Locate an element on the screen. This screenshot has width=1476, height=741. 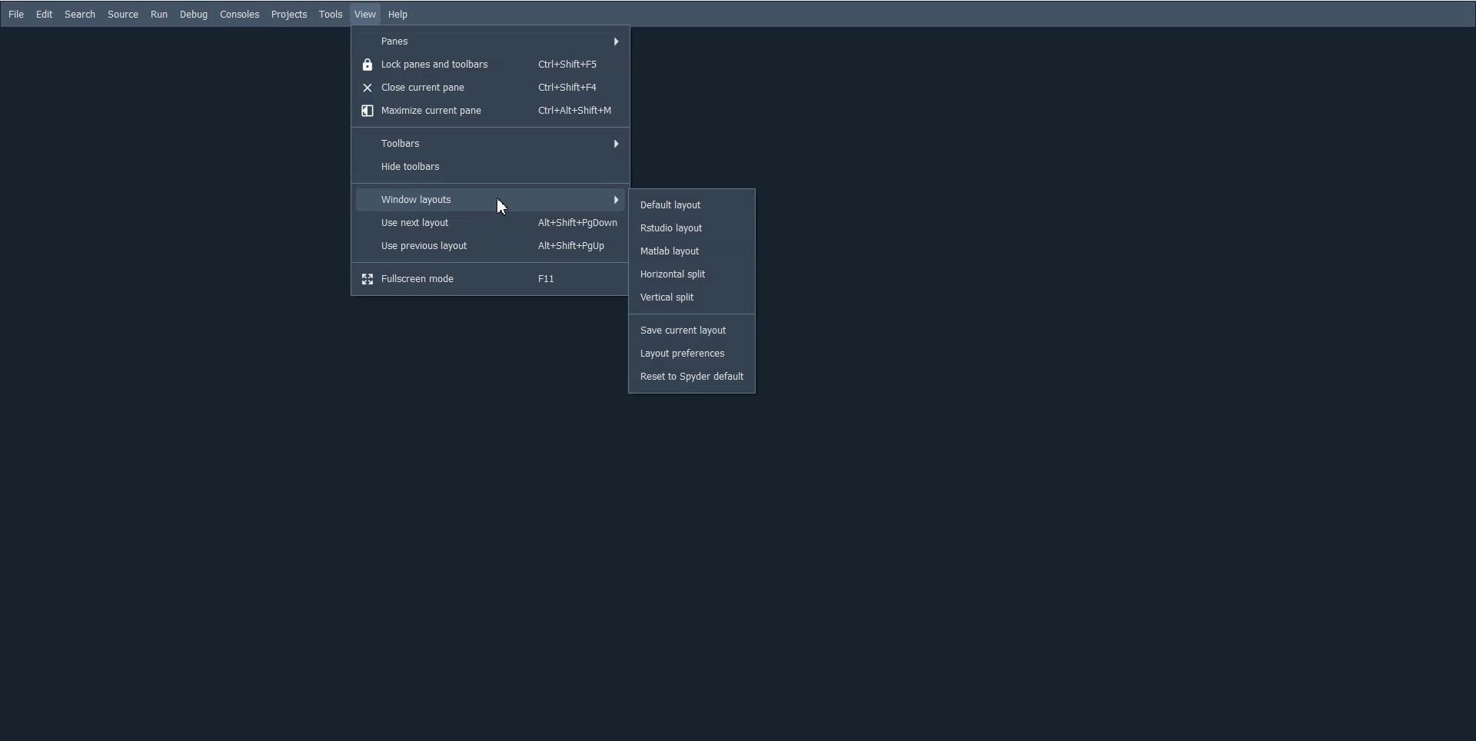
Fullscreen mode is located at coordinates (489, 279).